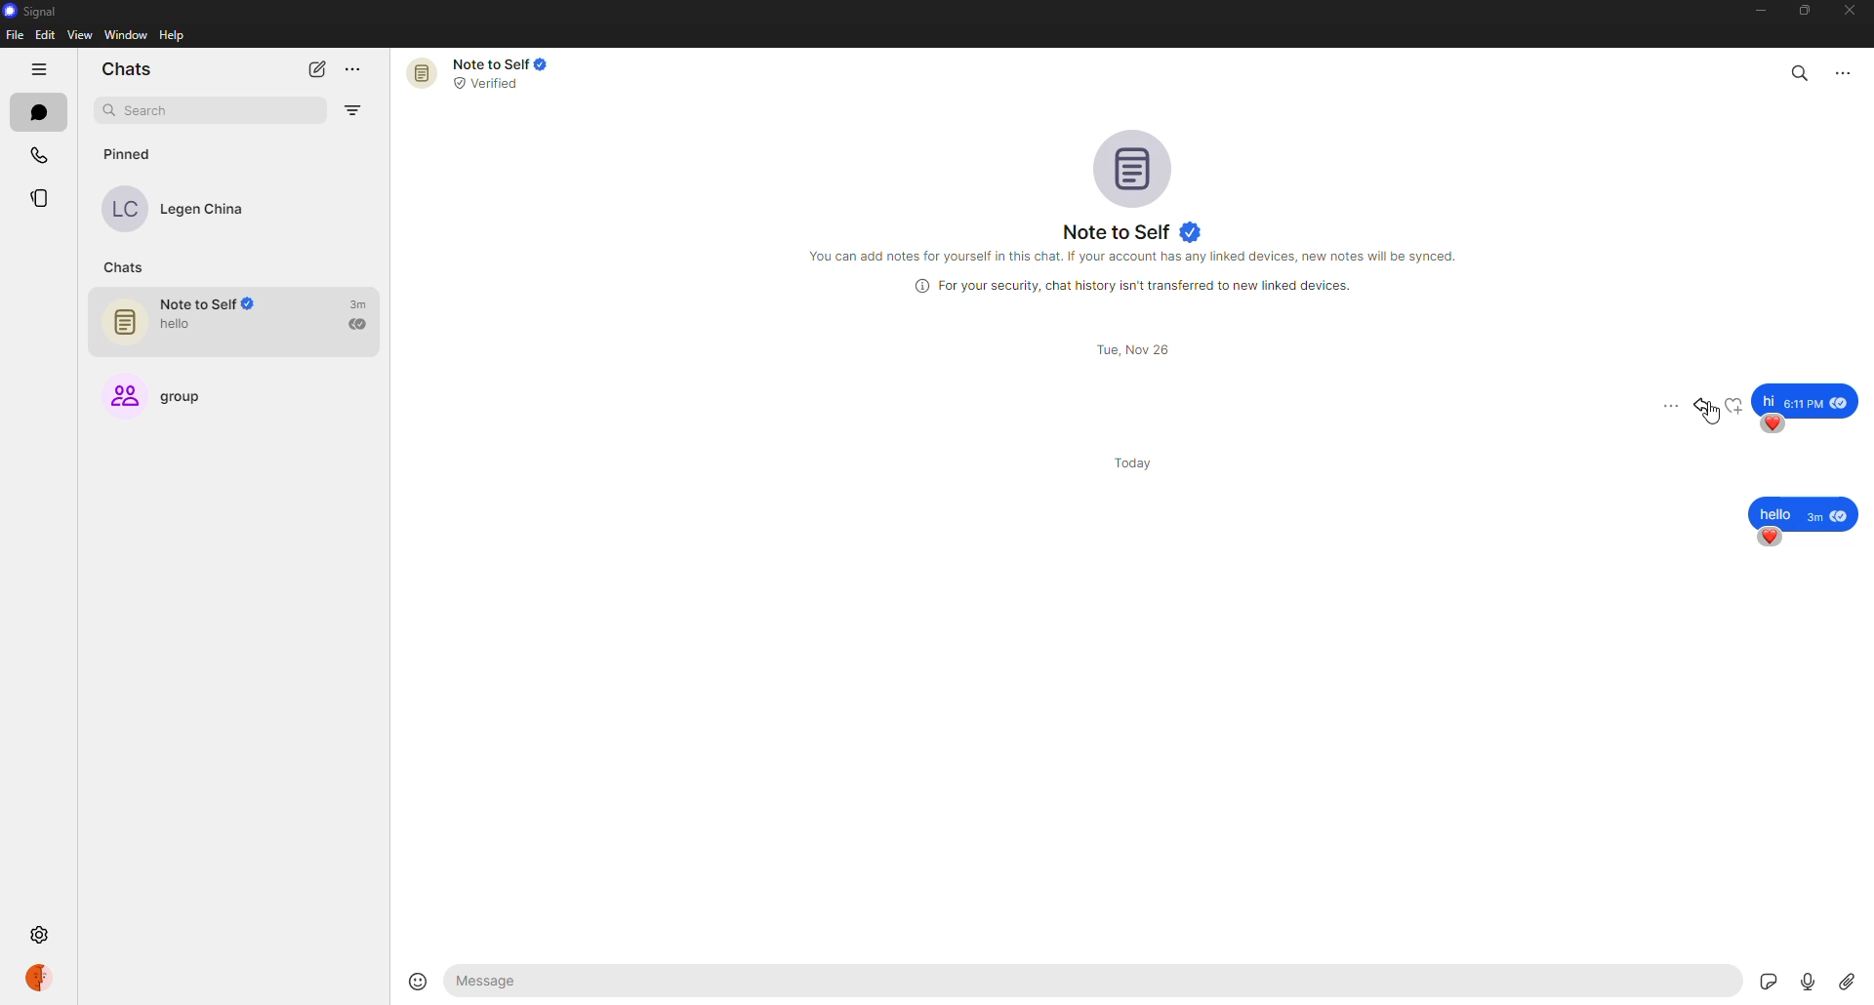 The image size is (1874, 1005). Describe the element at coordinates (125, 35) in the screenshot. I see `window` at that location.